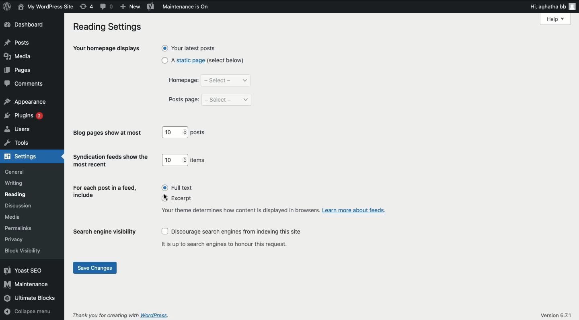 The height and width of the screenshot is (320, 579). I want to click on media, so click(12, 217).